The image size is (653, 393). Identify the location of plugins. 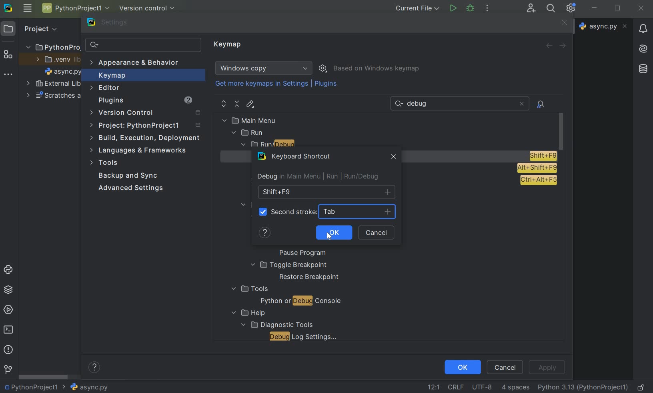
(327, 85).